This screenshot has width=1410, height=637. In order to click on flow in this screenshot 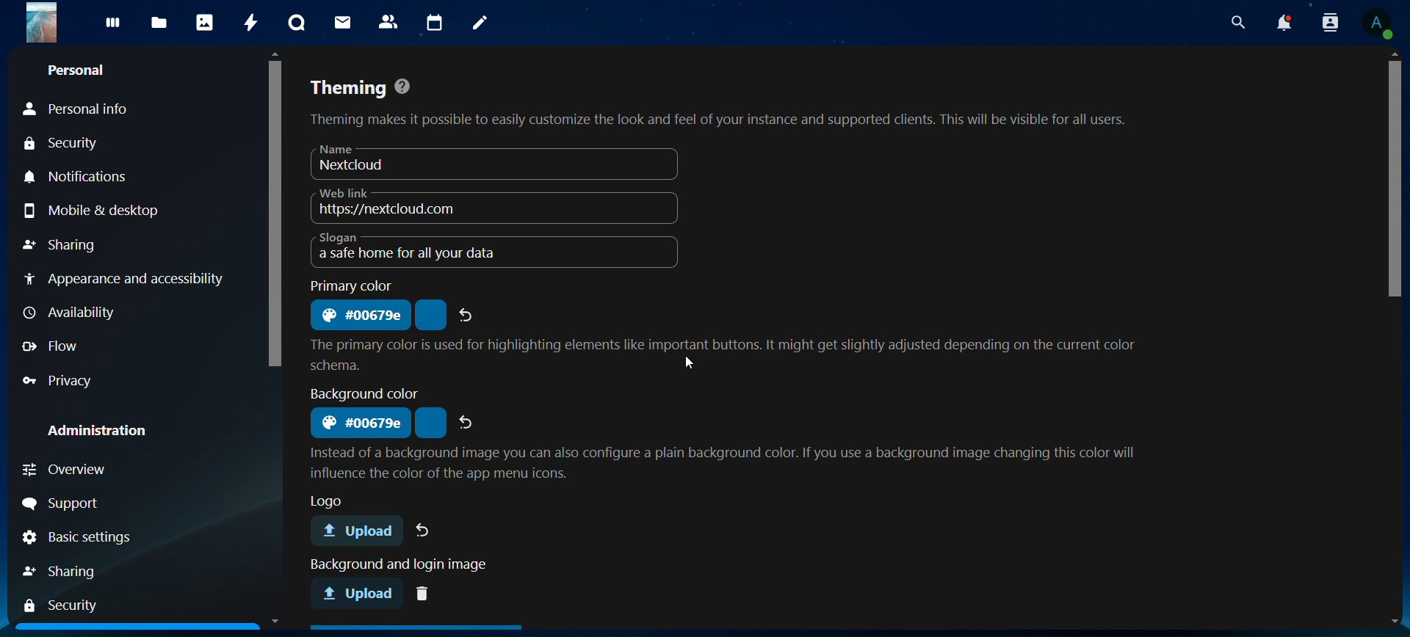, I will do `click(67, 347)`.